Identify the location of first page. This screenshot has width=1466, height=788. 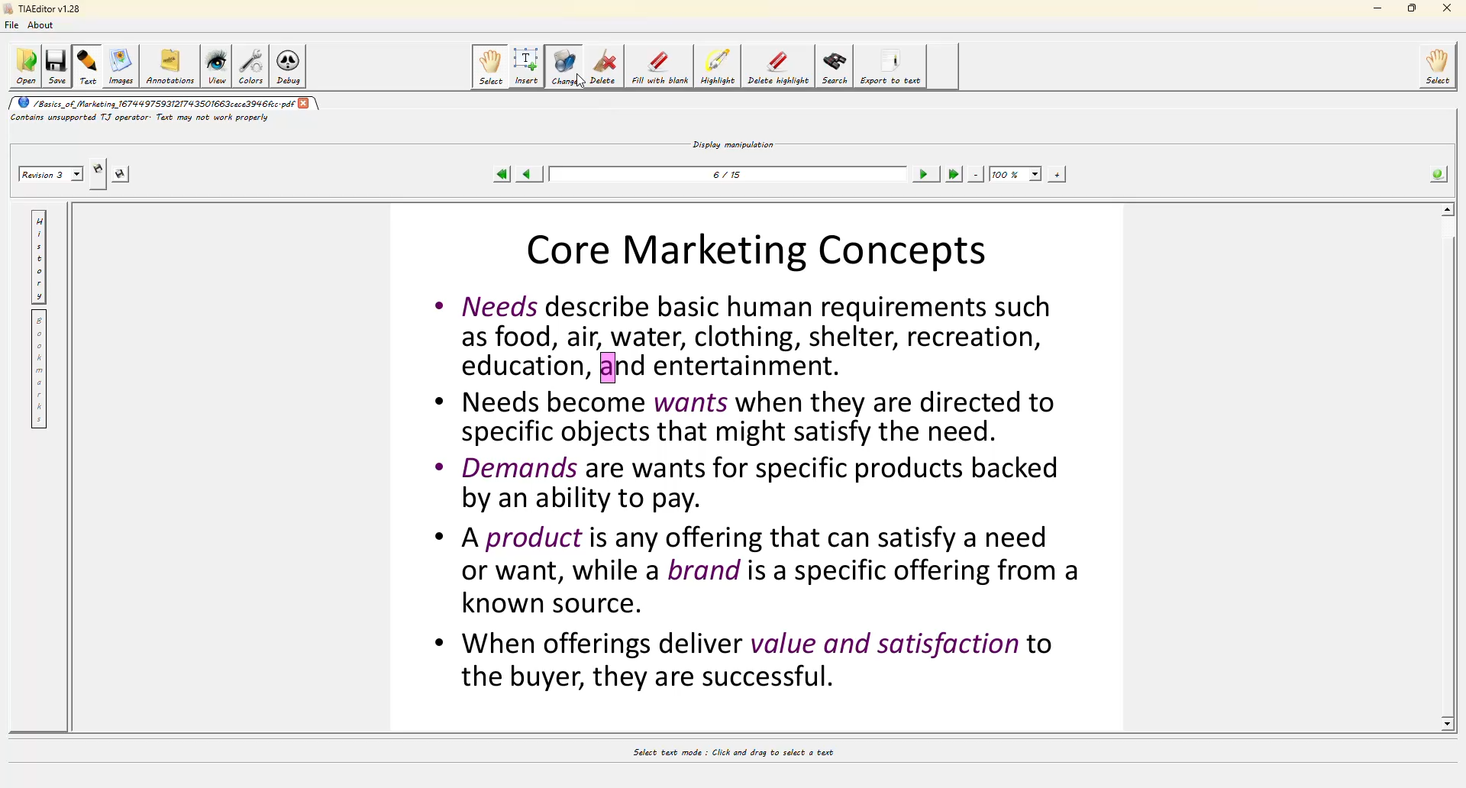
(502, 175).